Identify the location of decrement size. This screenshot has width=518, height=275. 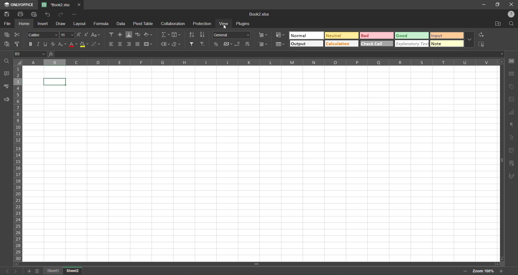
(87, 35).